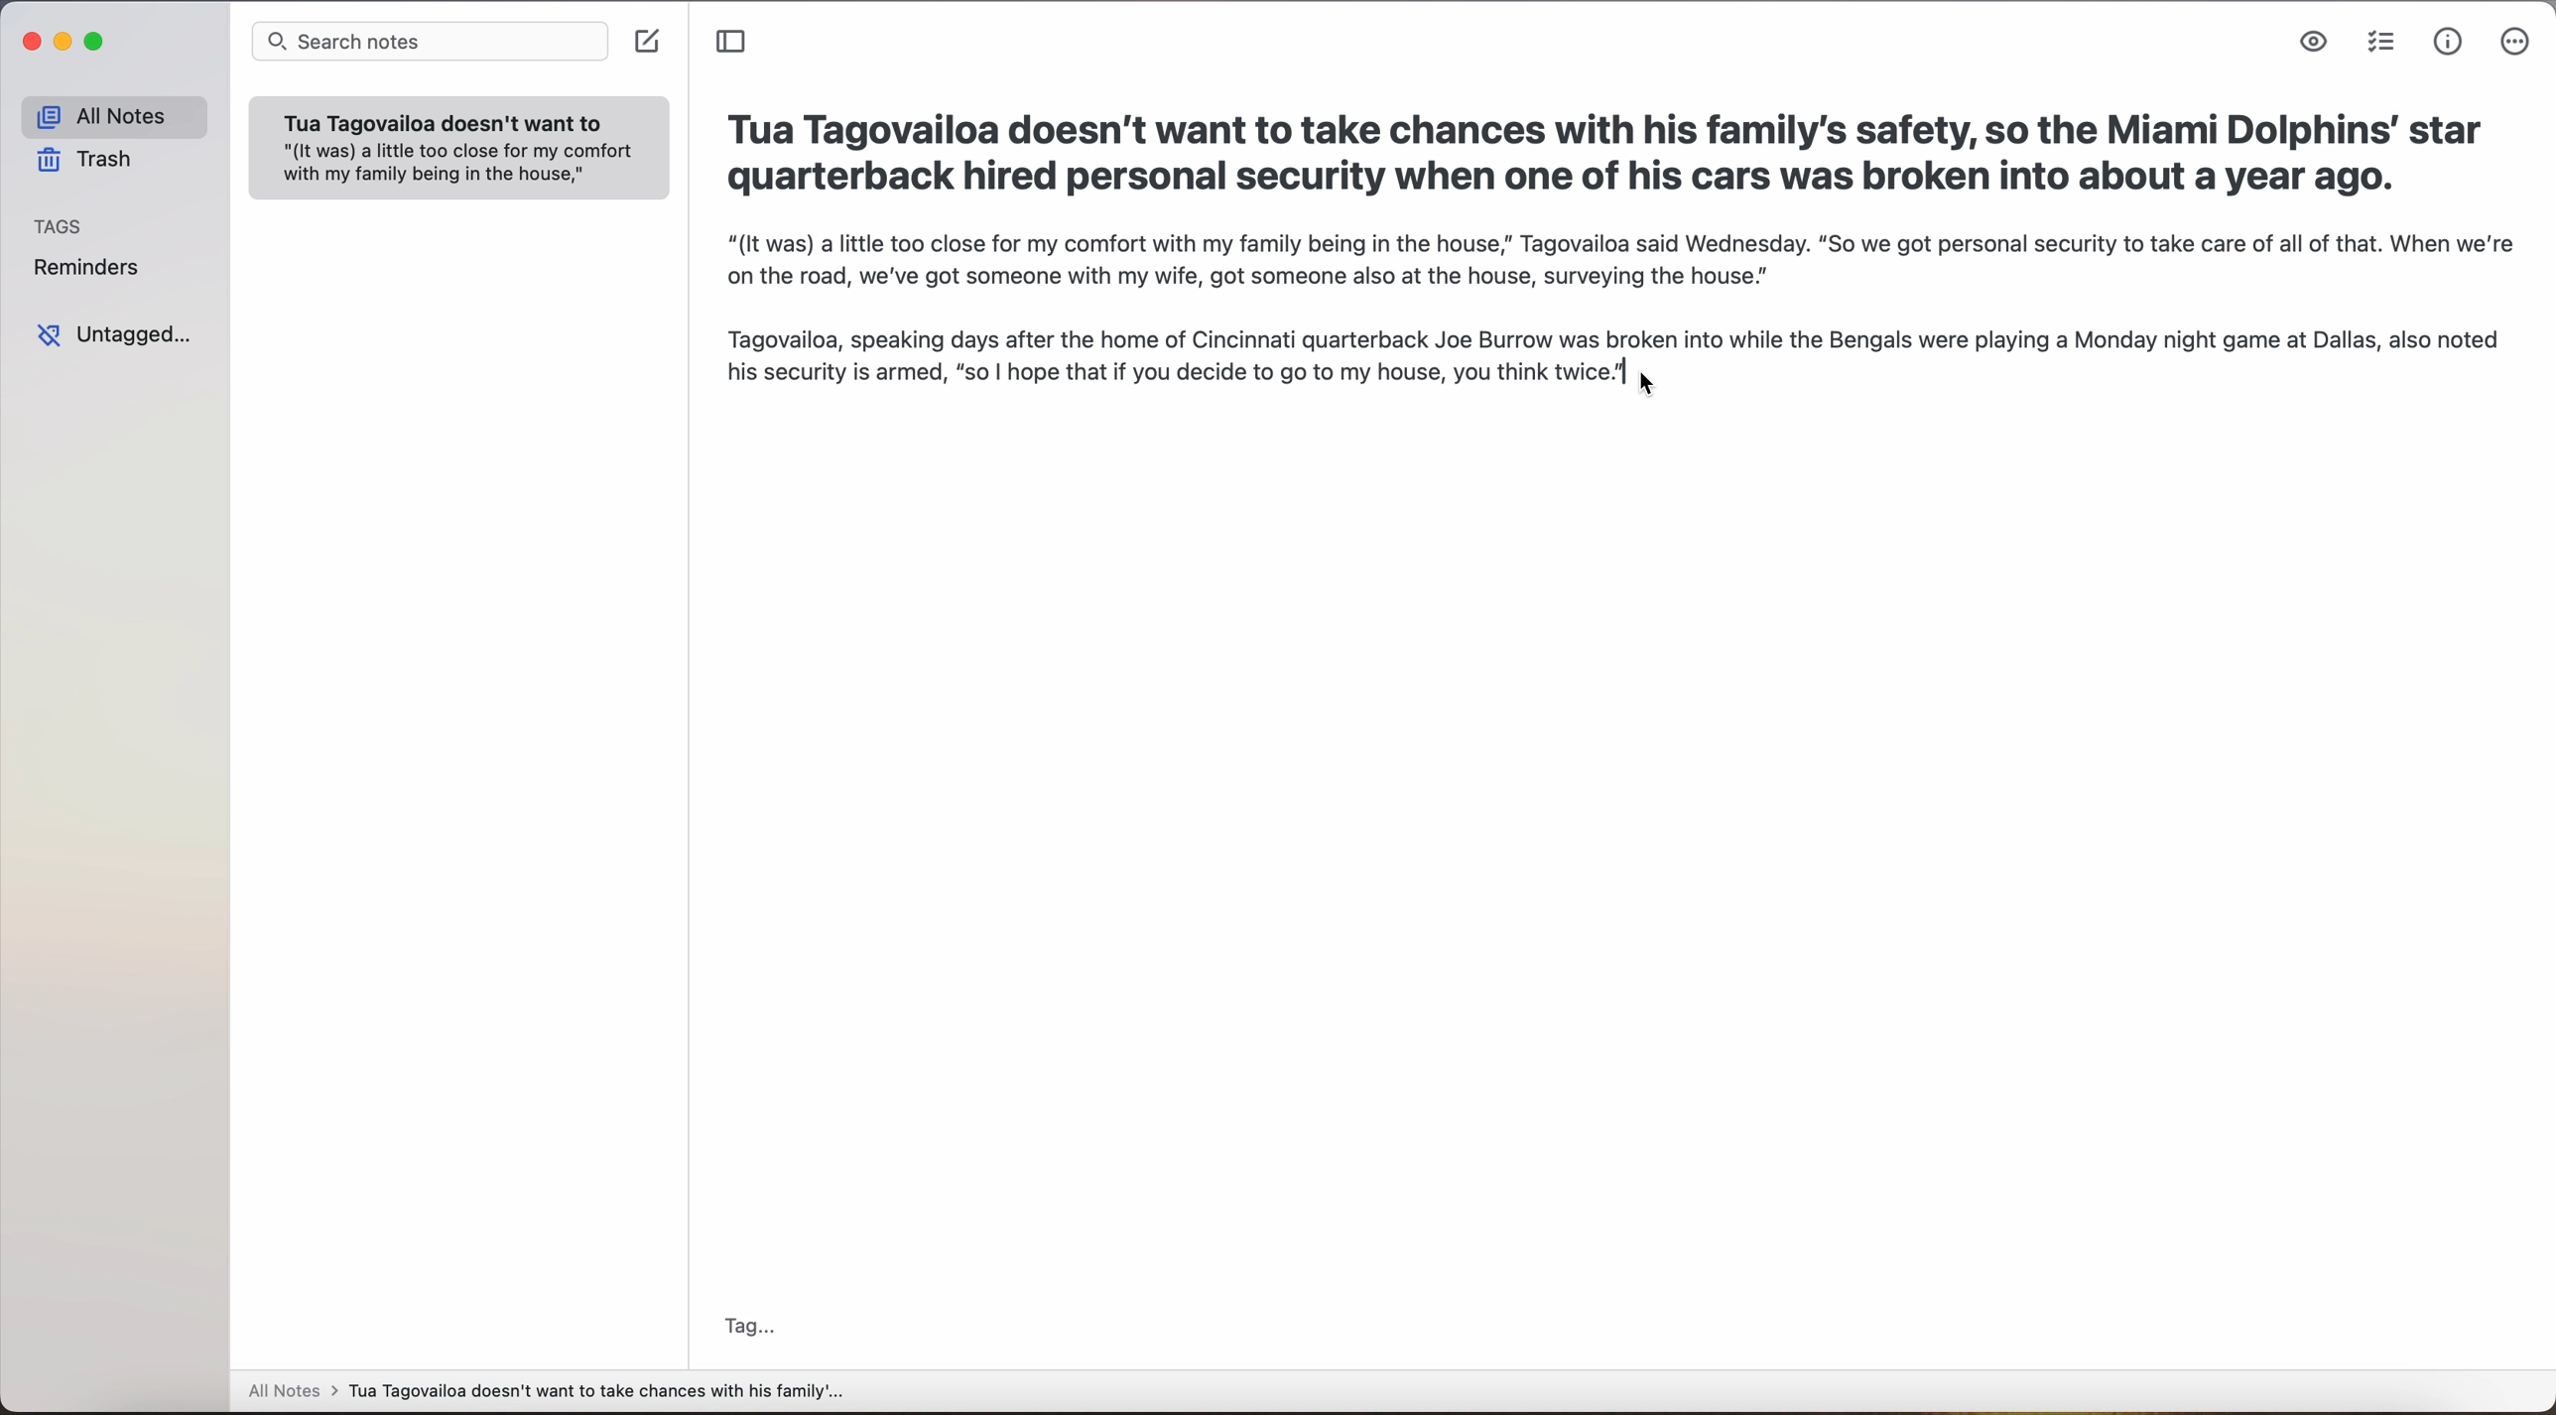  I want to click on markdown, so click(2315, 44).